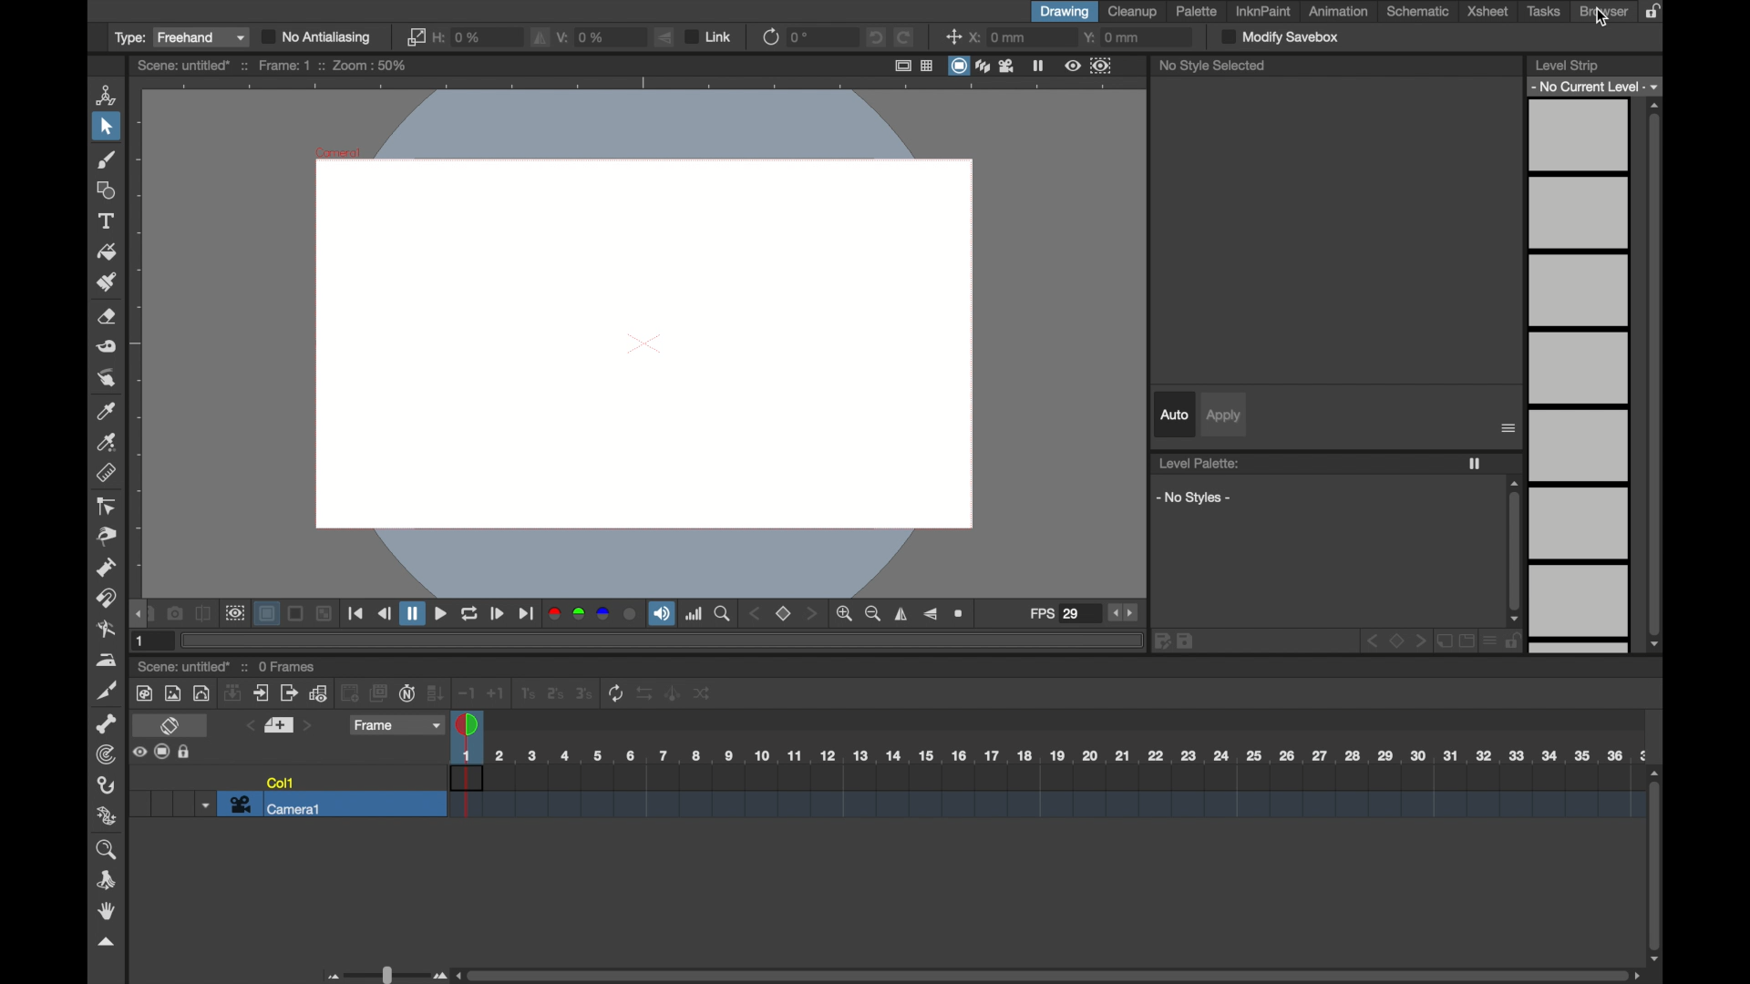  I want to click on no style selected, so click(1212, 66).